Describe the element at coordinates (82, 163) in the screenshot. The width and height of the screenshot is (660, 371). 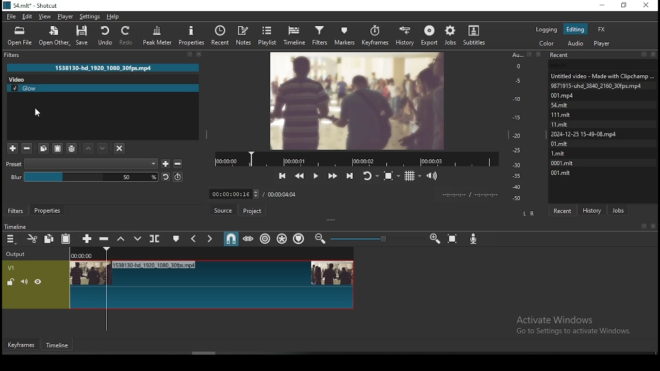
I see `preset` at that location.